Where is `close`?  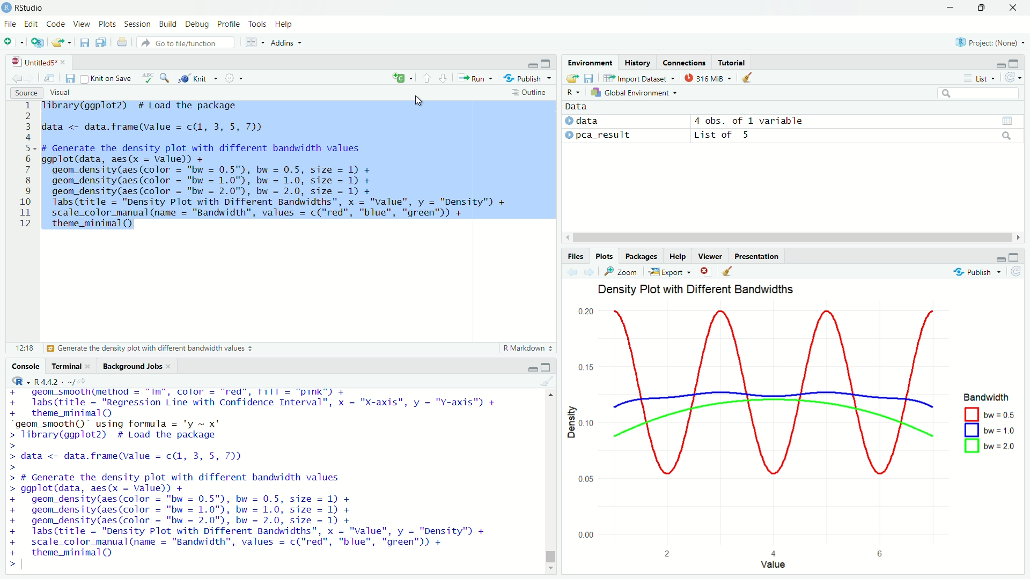
close is located at coordinates (88, 366).